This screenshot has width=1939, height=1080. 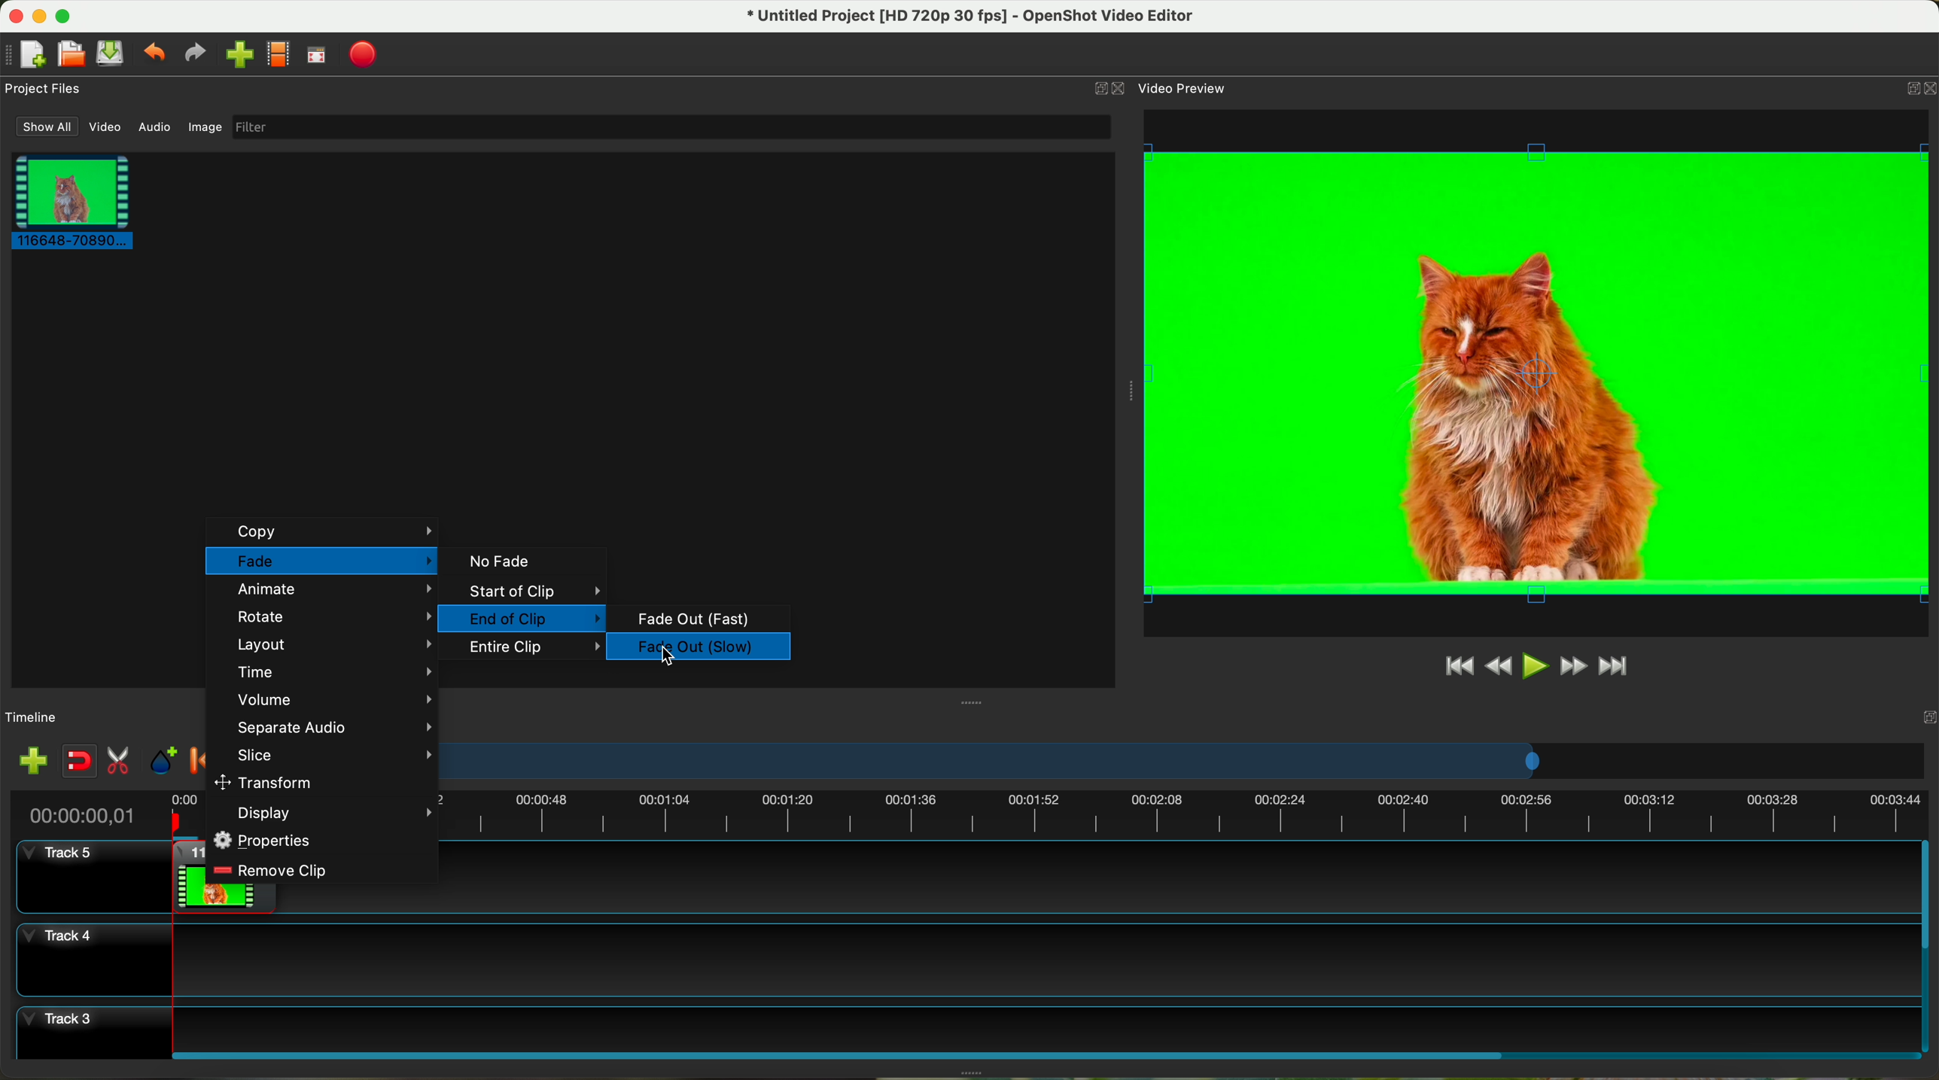 What do you see at coordinates (333, 591) in the screenshot?
I see `animate` at bounding box center [333, 591].